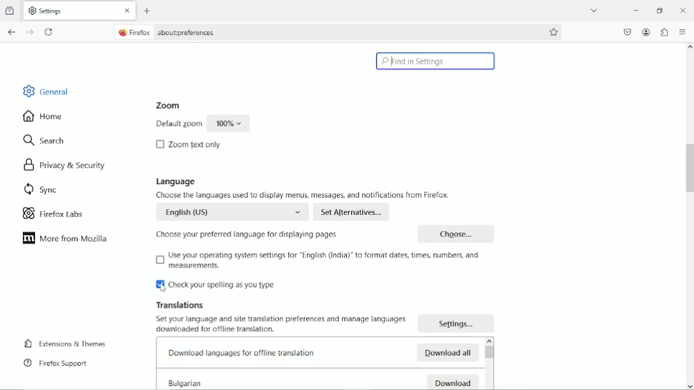 The image size is (694, 390). What do you see at coordinates (660, 10) in the screenshot?
I see `restore down` at bounding box center [660, 10].